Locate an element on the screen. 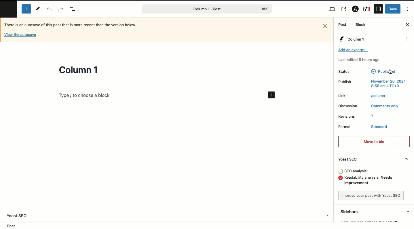 This screenshot has height=229, width=414. Yoast is located at coordinates (366, 9).